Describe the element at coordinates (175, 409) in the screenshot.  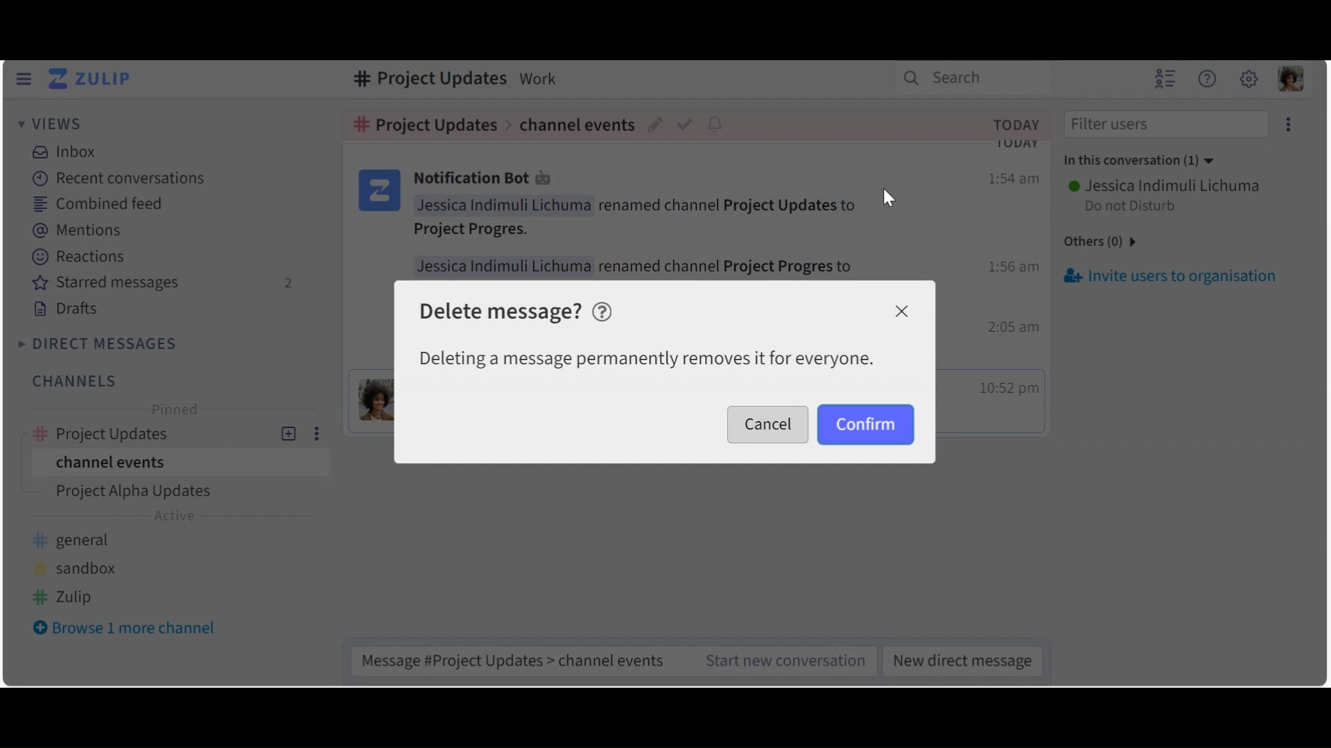
I see `Pinned` at that location.